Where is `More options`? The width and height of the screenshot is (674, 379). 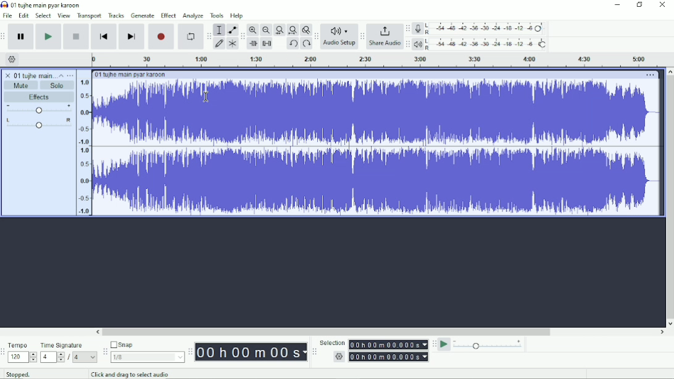 More options is located at coordinates (649, 75).